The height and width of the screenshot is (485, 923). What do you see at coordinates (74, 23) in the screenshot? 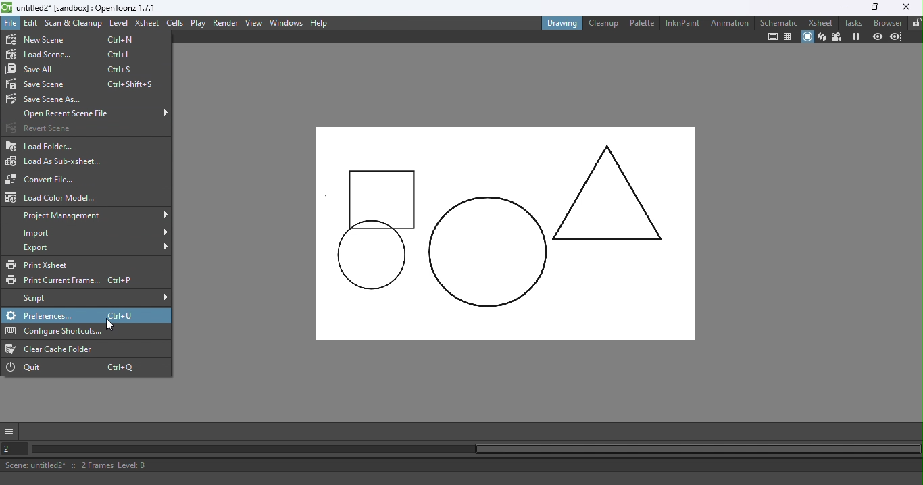
I see `Scan & Cleanup` at bounding box center [74, 23].